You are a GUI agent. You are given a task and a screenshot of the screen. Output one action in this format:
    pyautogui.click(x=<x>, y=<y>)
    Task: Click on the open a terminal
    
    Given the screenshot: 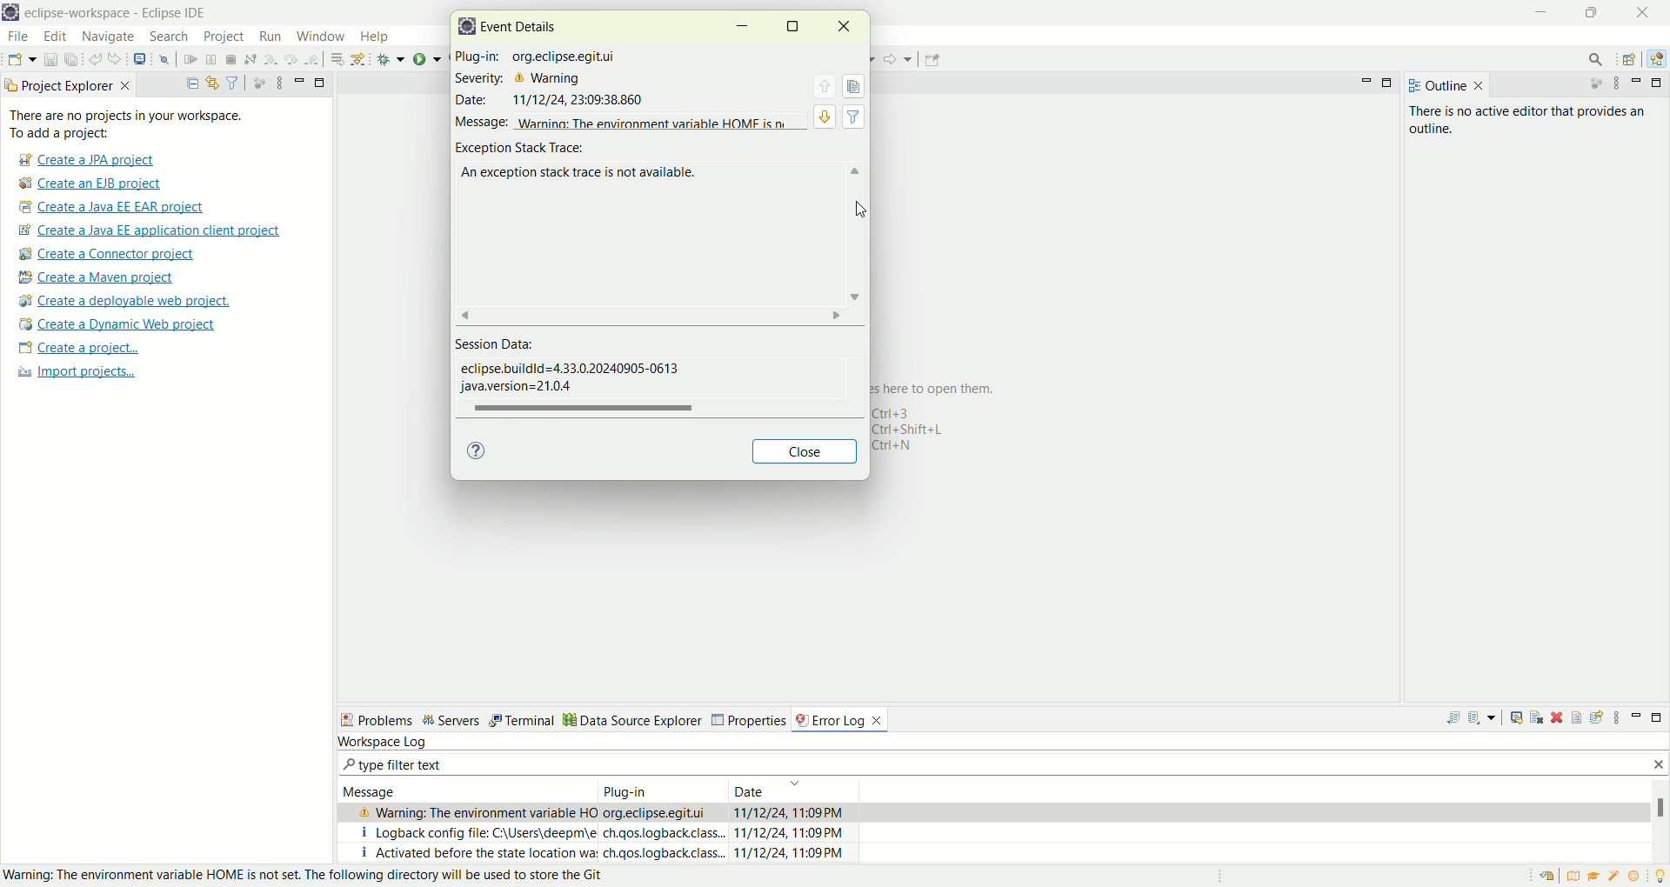 What is the action you would take?
    pyautogui.click(x=139, y=59)
    